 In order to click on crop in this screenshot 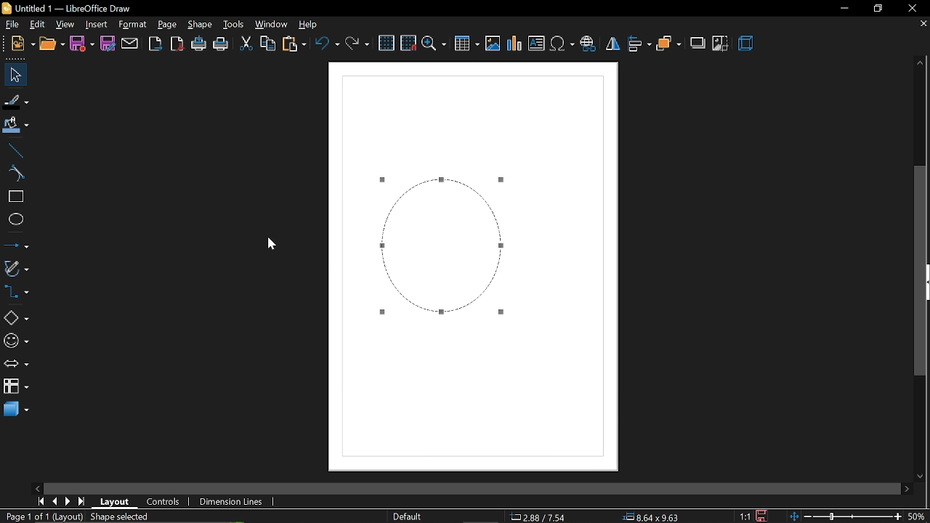, I will do `click(720, 43)`.